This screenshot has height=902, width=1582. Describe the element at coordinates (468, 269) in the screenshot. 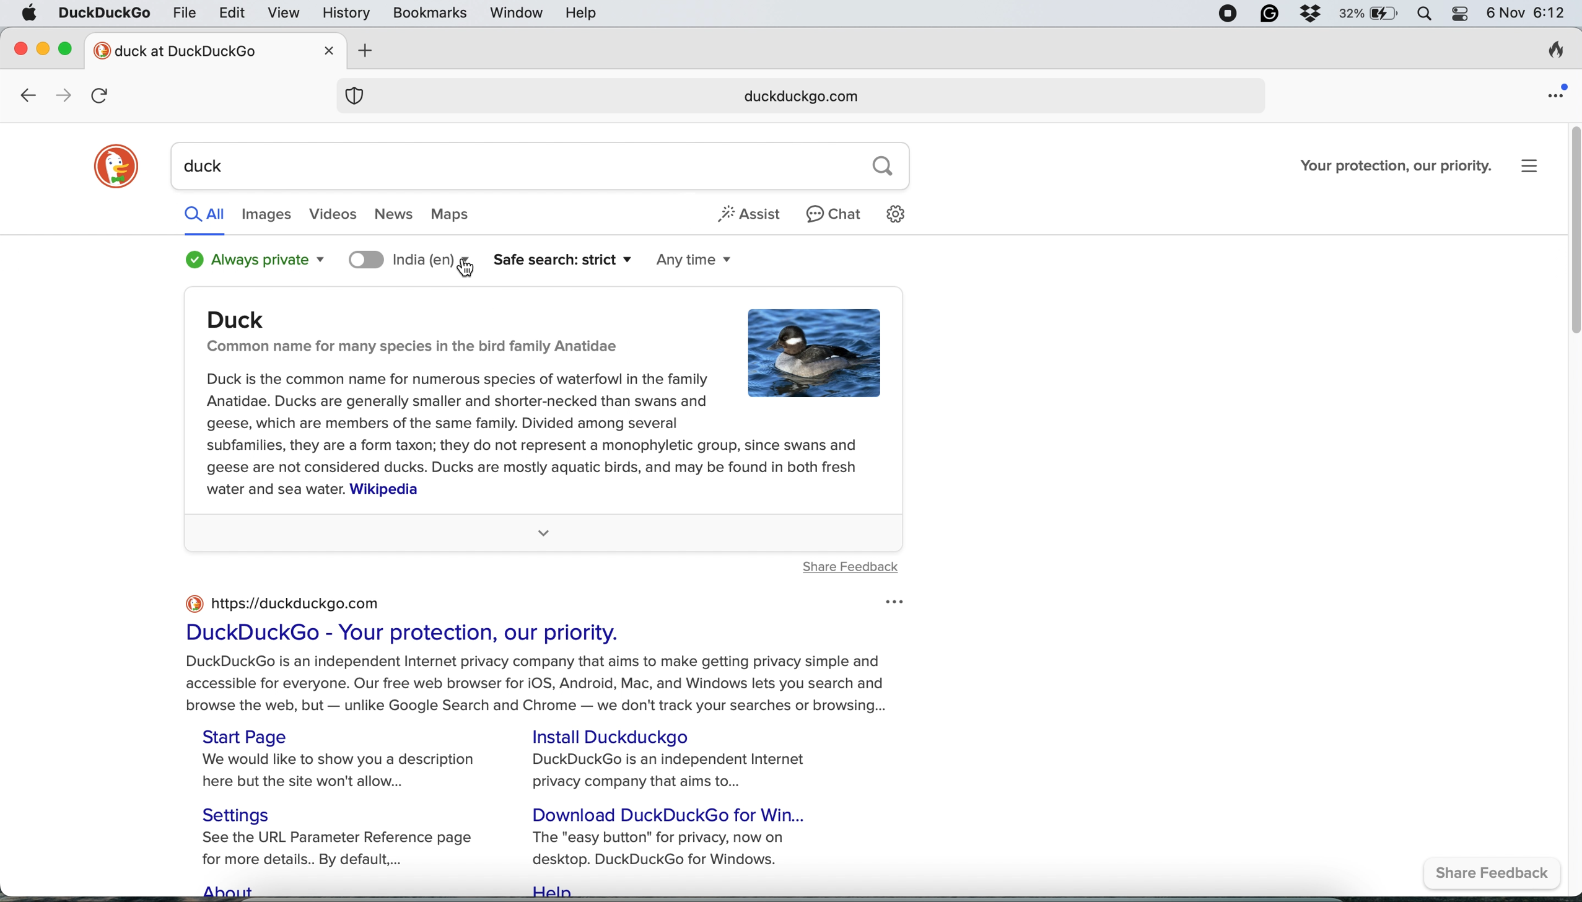

I see `cursor` at that location.